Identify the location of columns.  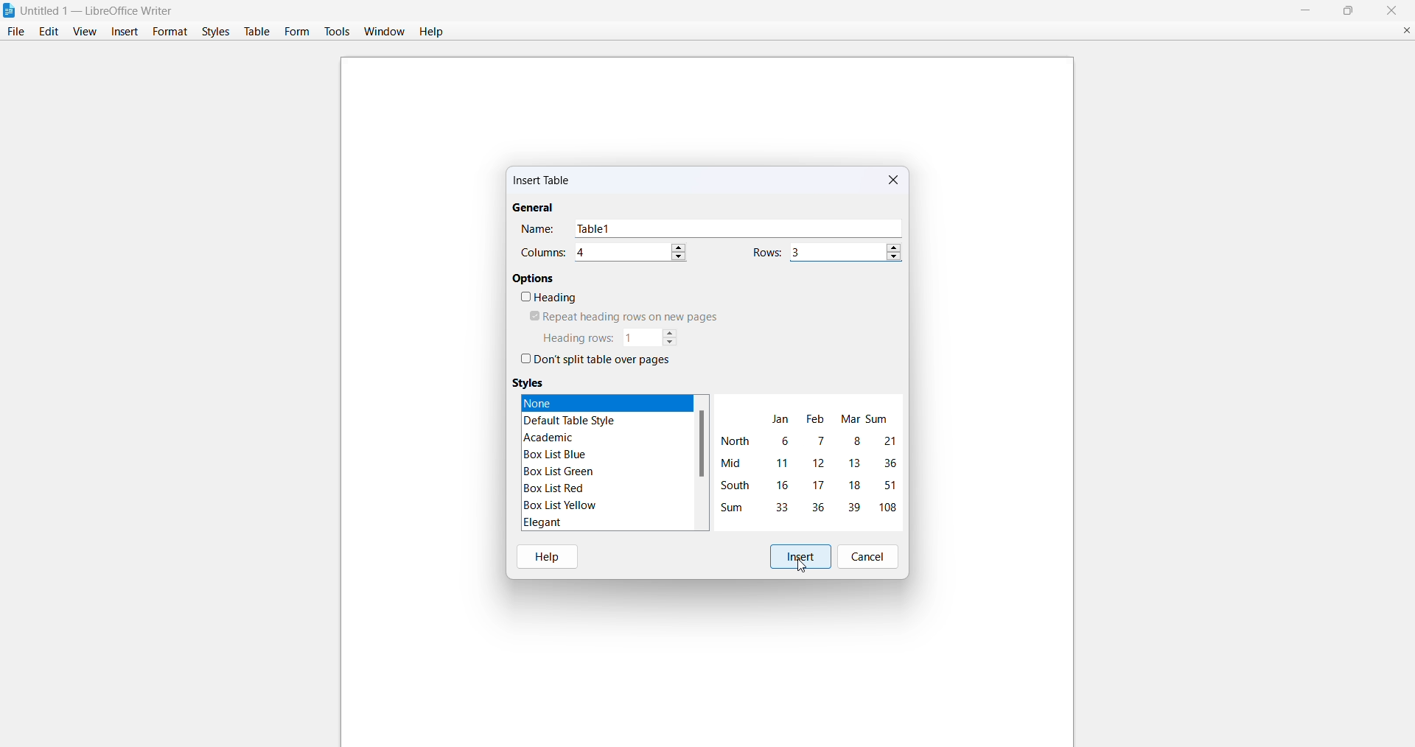
(543, 253).